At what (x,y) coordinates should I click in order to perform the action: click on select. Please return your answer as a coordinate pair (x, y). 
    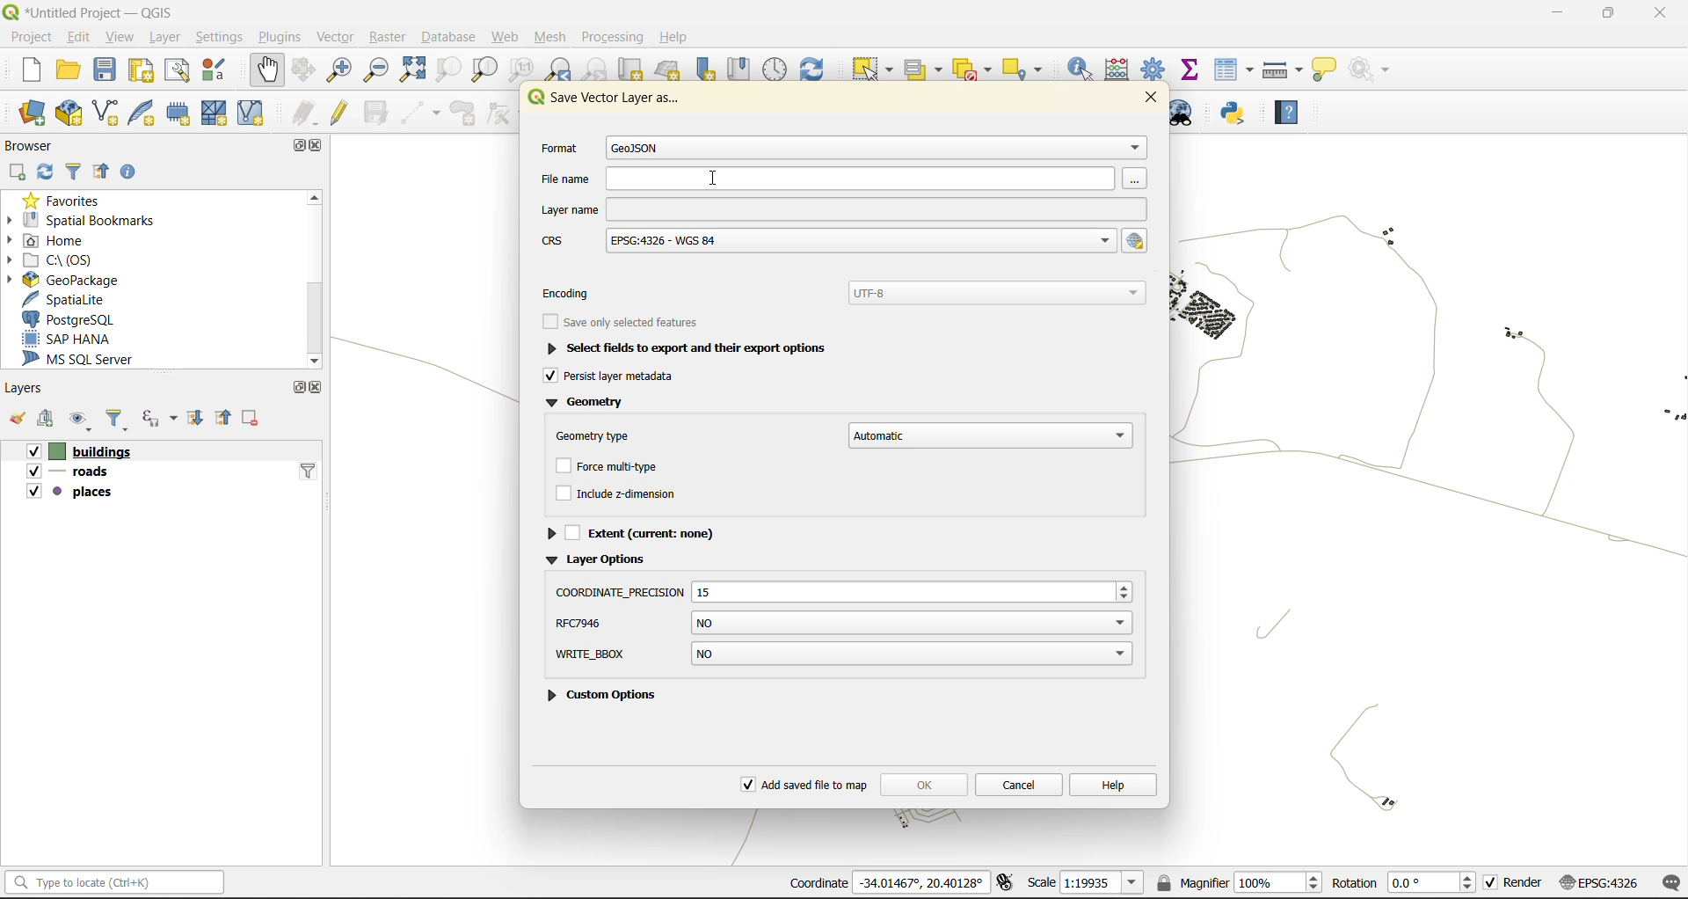
    Looking at the image, I should click on (869, 69).